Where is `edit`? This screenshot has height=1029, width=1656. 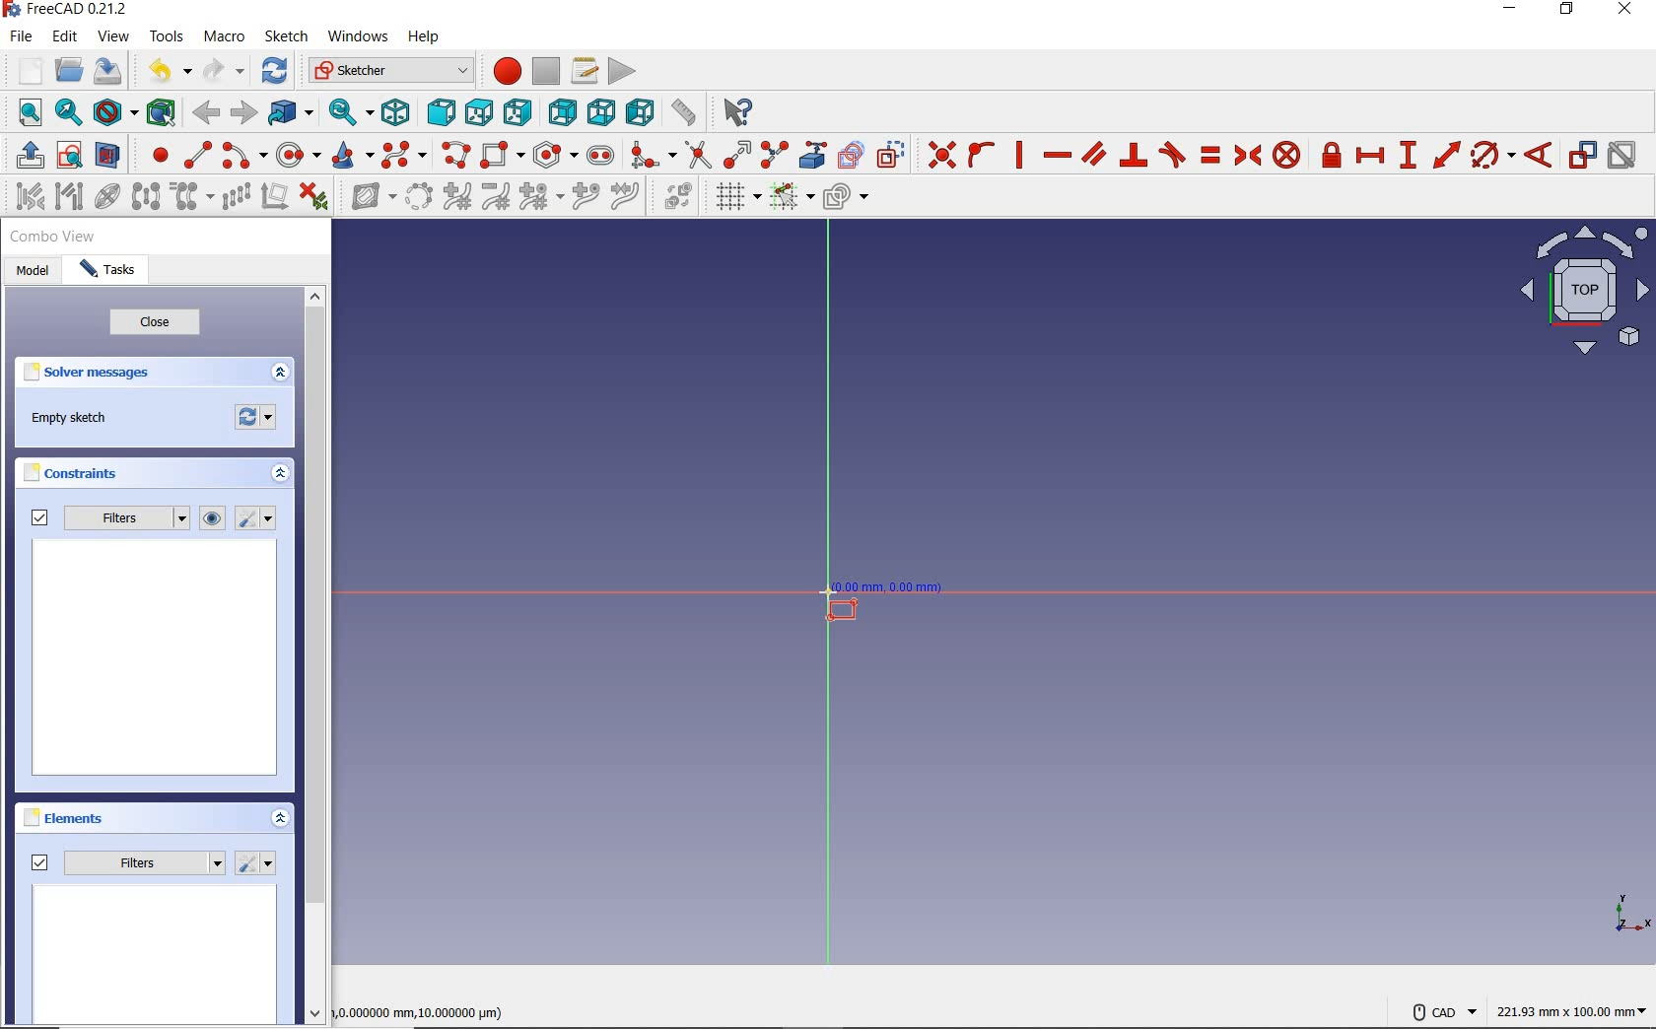 edit is located at coordinates (65, 38).